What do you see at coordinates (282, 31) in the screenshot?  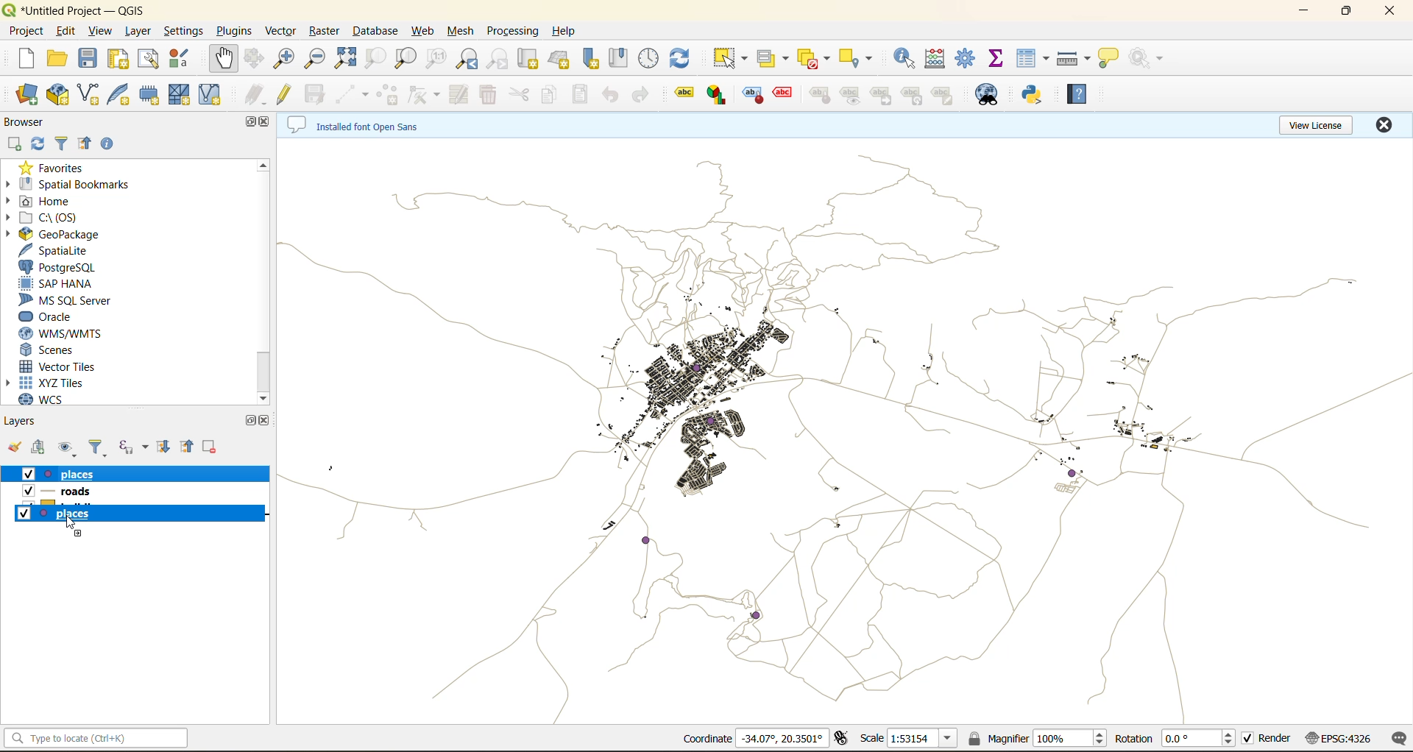 I see `vector` at bounding box center [282, 31].